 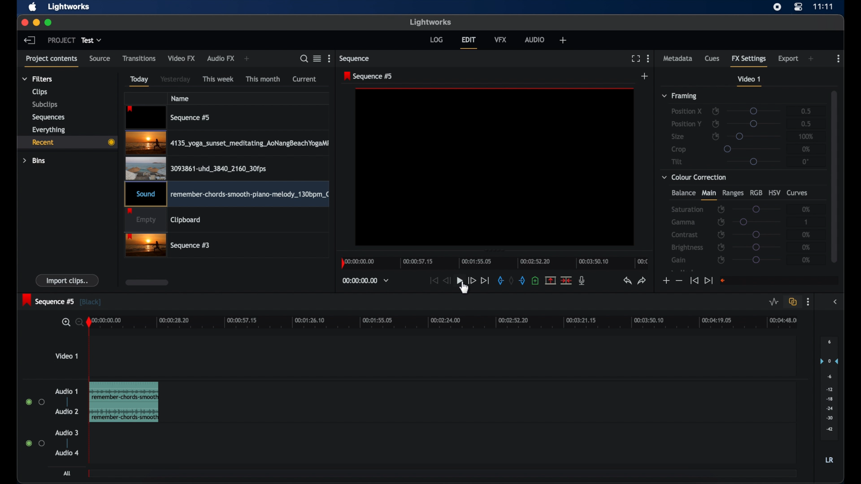 I want to click on enable/disable keyframe, so click(x=716, y=124).